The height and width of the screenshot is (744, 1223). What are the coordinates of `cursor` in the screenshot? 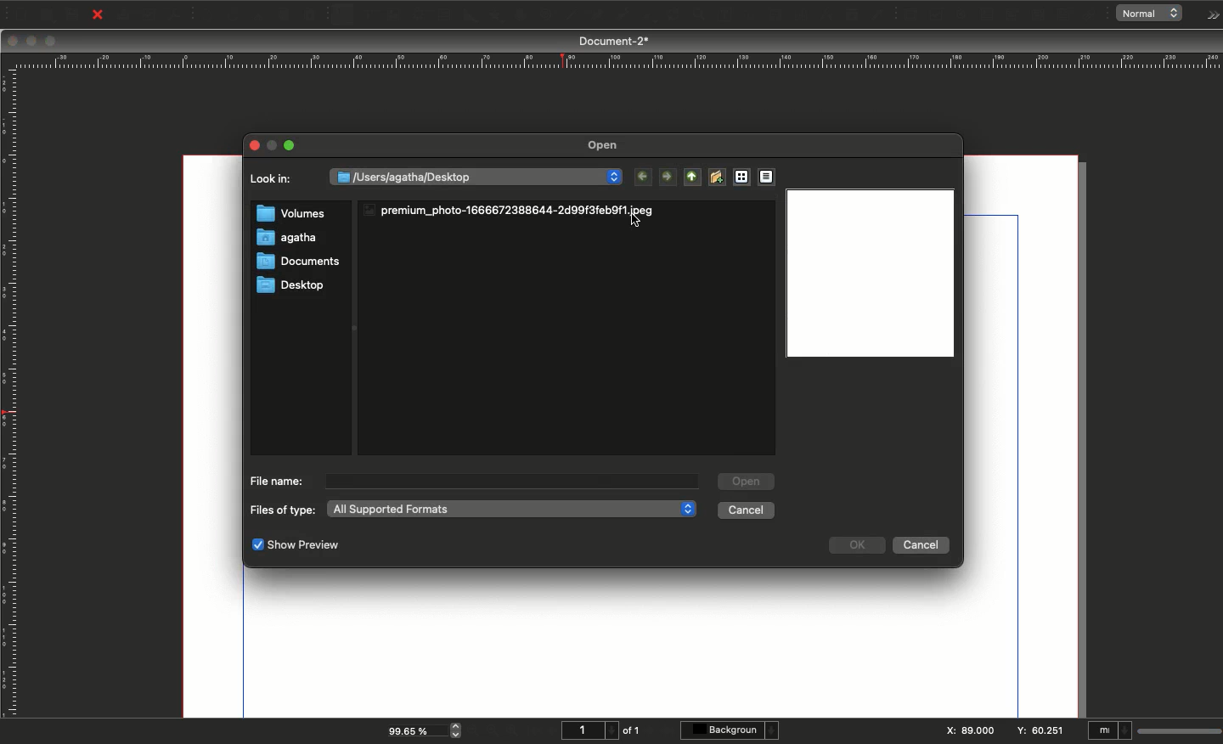 It's located at (636, 221).